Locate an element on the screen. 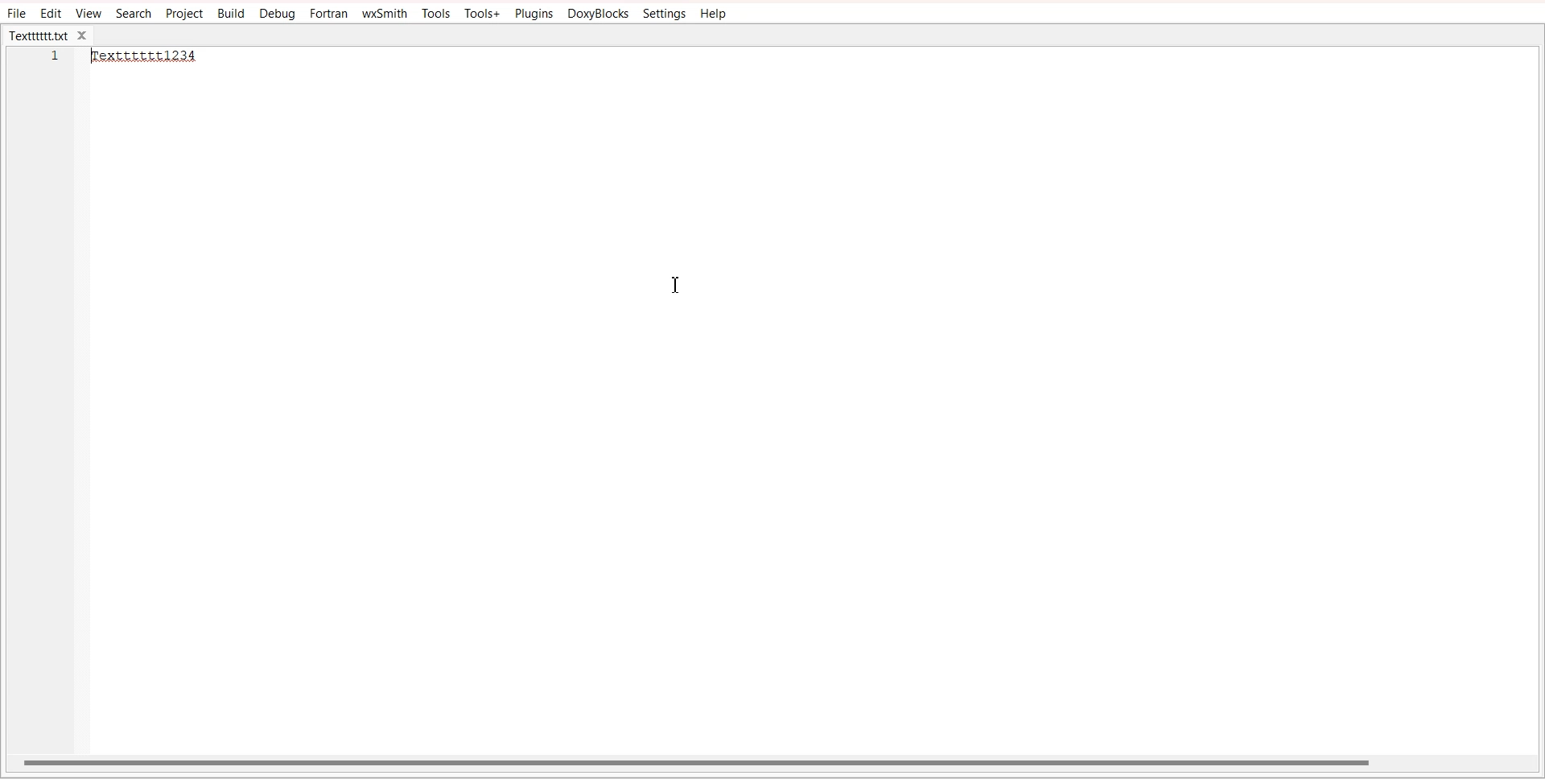 The width and height of the screenshot is (1545, 779). Search is located at coordinates (134, 13).